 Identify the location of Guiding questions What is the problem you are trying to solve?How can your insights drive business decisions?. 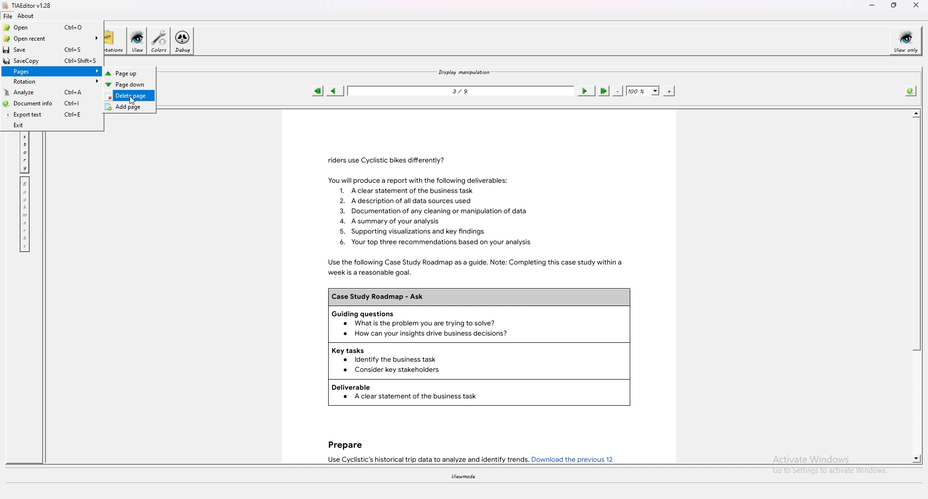
(479, 325).